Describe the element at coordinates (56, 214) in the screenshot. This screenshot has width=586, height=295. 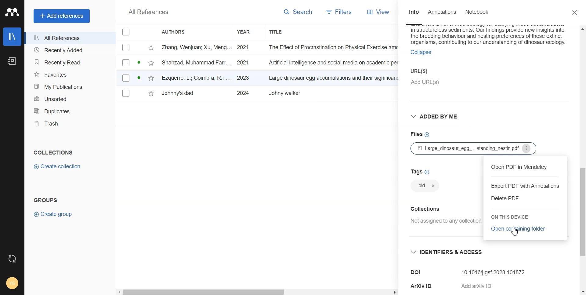
I see `Create Group` at that location.